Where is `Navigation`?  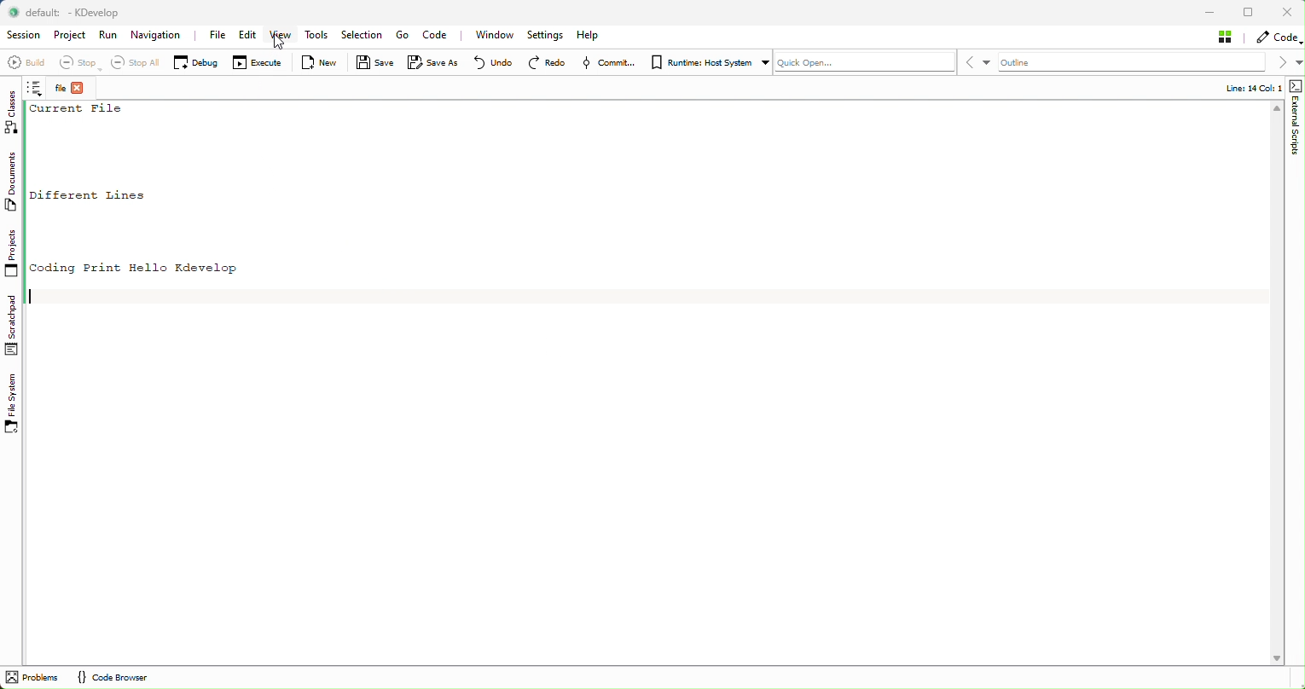
Navigation is located at coordinates (159, 36).